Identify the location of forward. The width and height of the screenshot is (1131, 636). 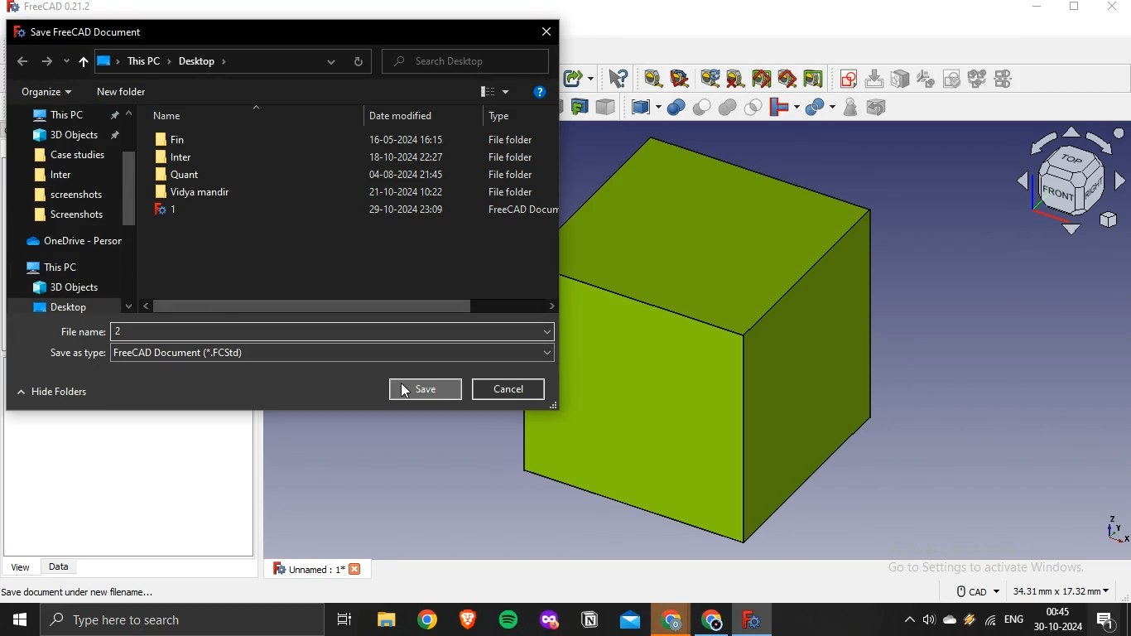
(46, 62).